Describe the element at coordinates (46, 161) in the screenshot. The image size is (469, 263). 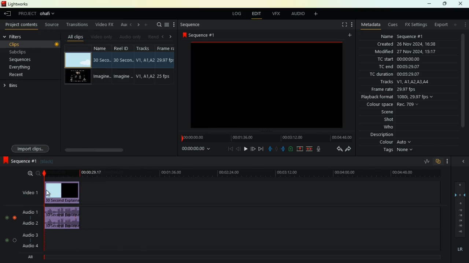
I see `black` at that location.